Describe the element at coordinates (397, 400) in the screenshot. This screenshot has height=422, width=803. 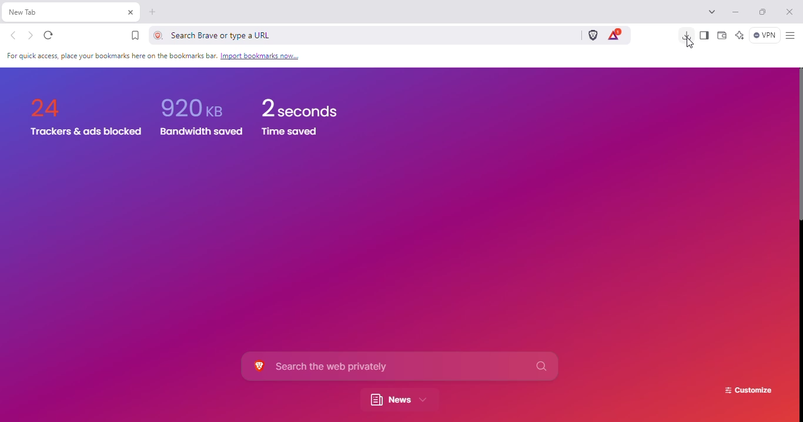
I see `news` at that location.